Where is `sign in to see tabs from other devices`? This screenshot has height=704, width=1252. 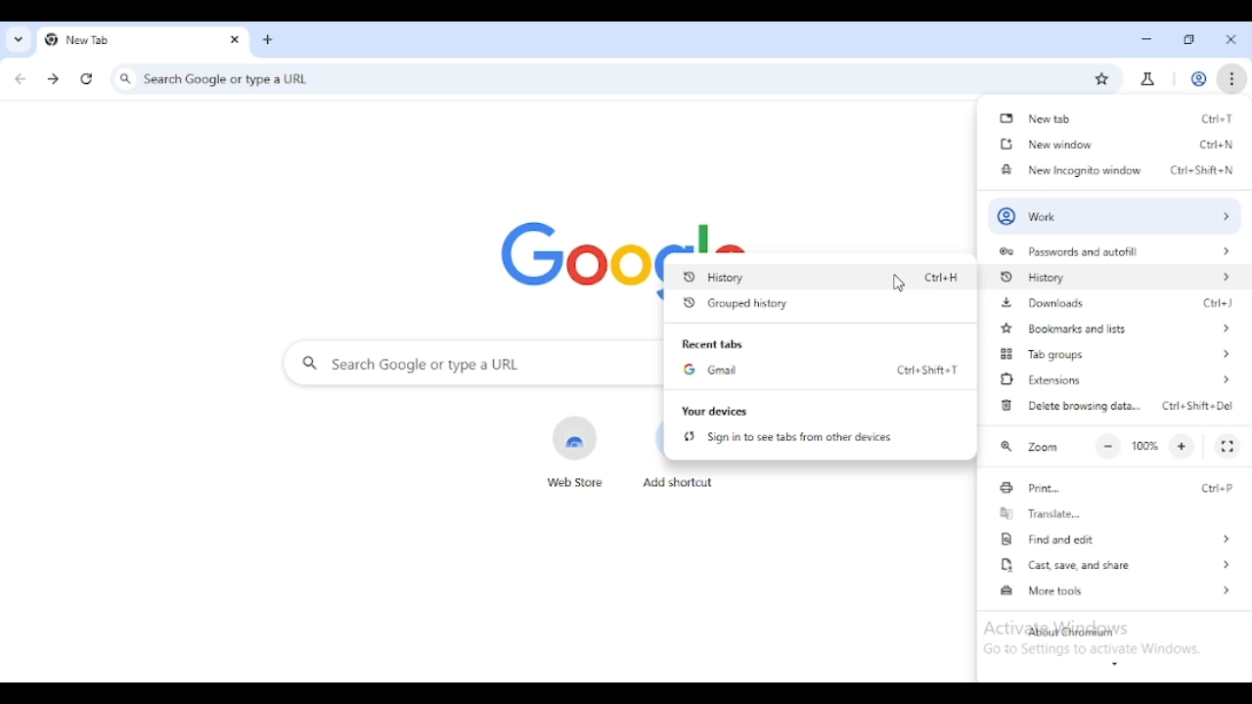 sign in to see tabs from other devices is located at coordinates (788, 437).